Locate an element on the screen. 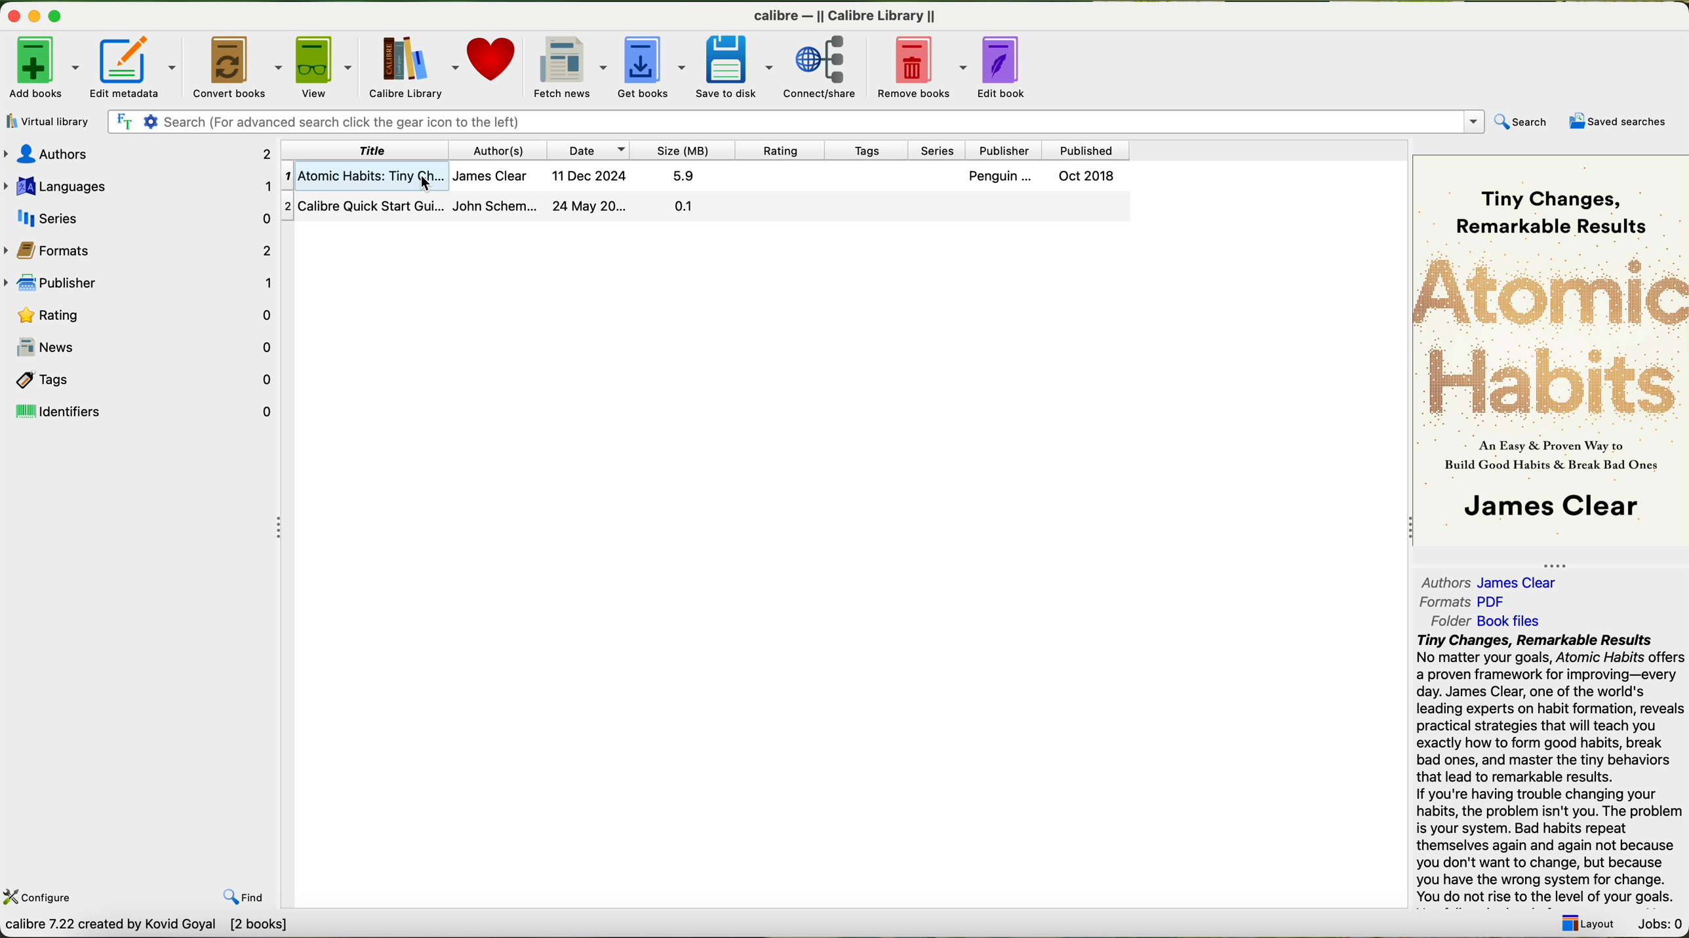 Image resolution: width=1689 pixels, height=938 pixels. formats is located at coordinates (144, 248).